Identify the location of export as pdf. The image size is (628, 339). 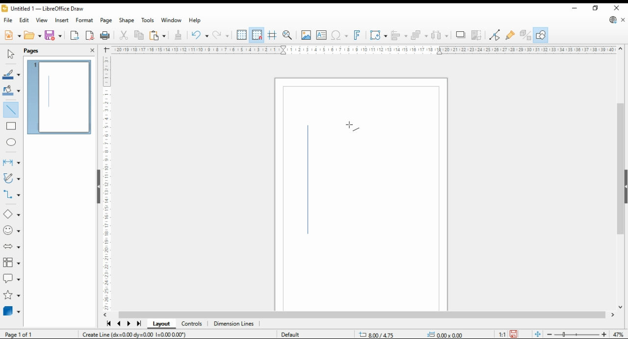
(90, 35).